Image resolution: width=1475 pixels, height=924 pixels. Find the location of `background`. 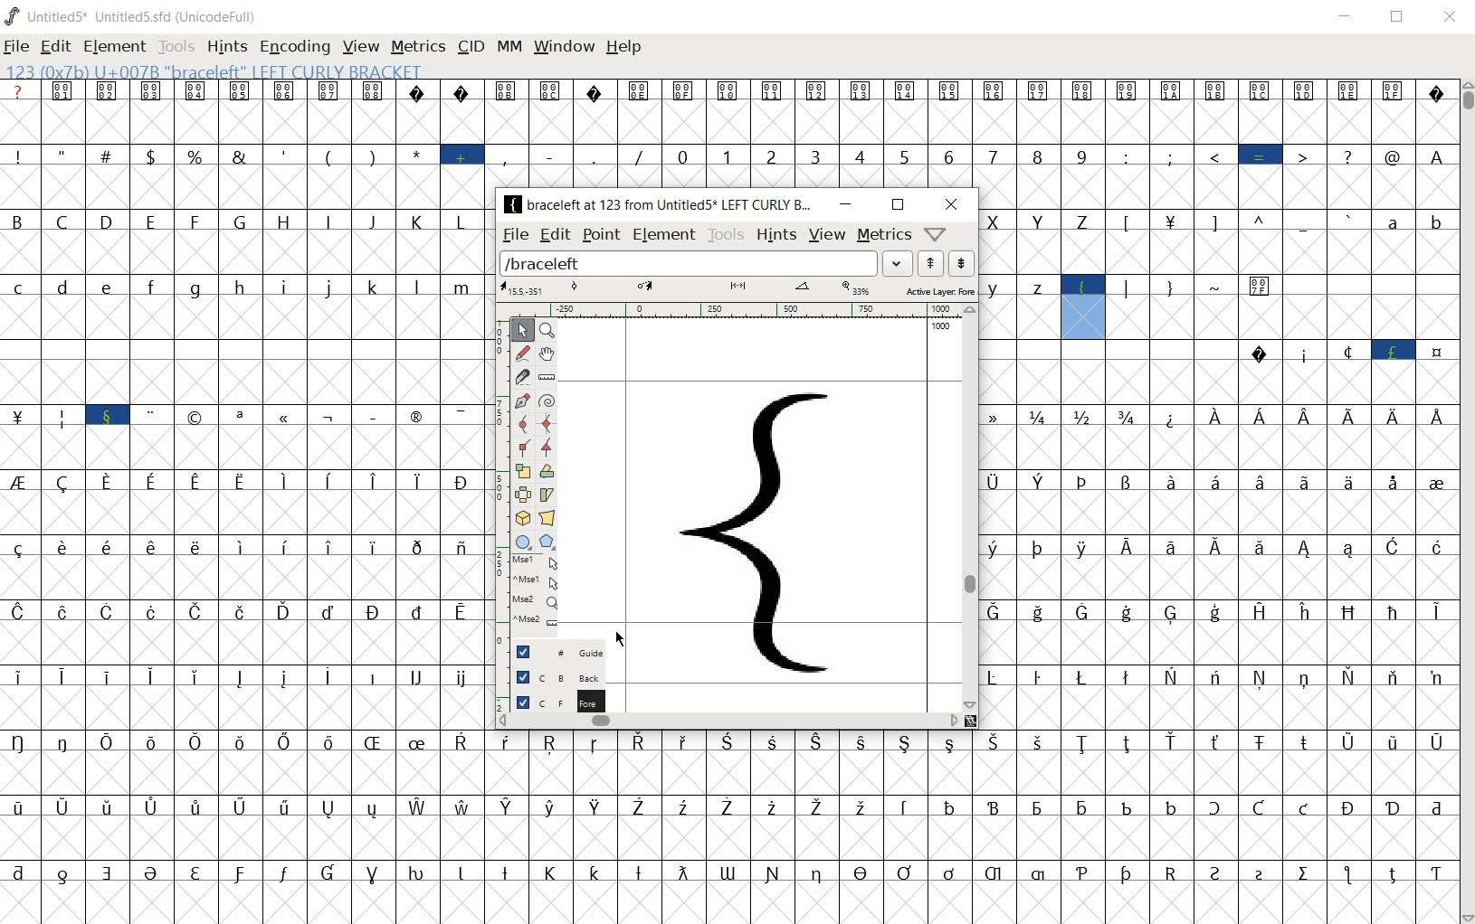

background is located at coordinates (549, 676).